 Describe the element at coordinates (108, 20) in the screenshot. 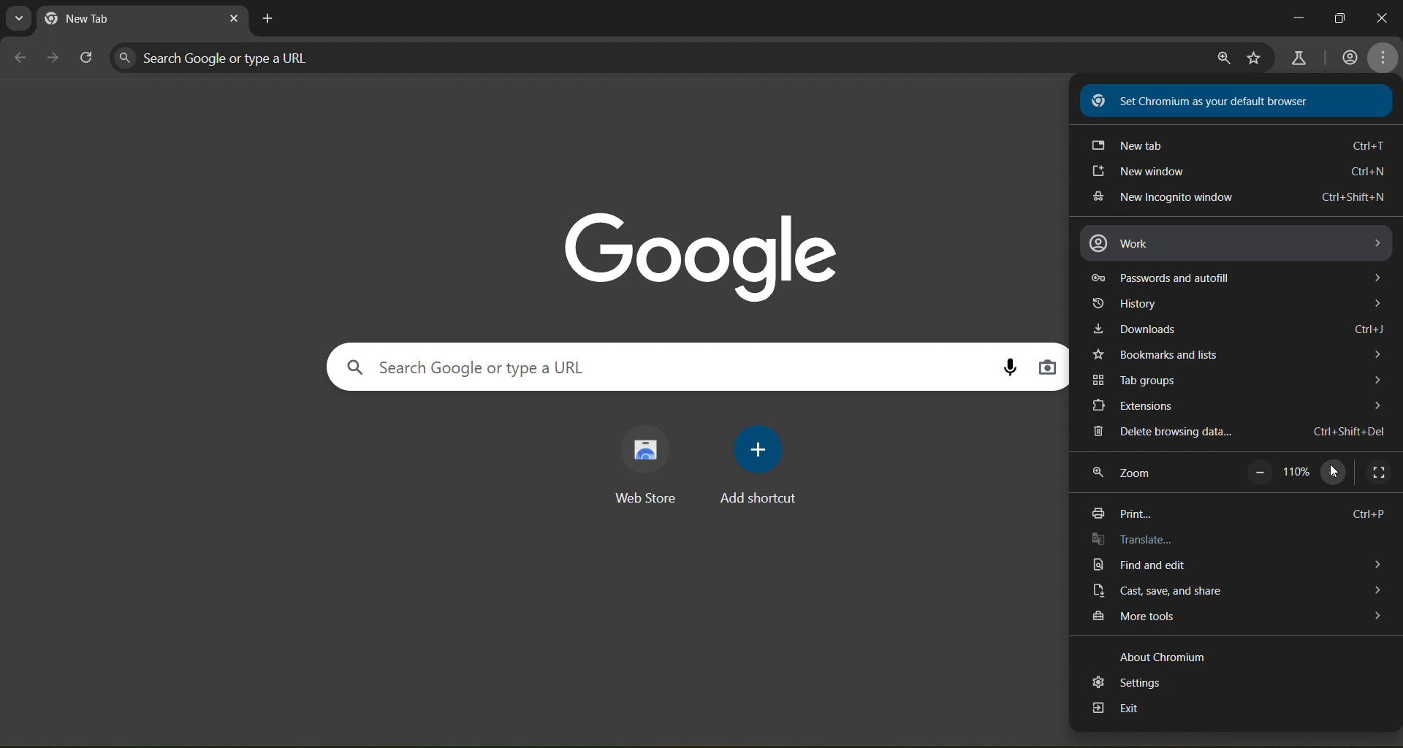

I see `current tab` at that location.